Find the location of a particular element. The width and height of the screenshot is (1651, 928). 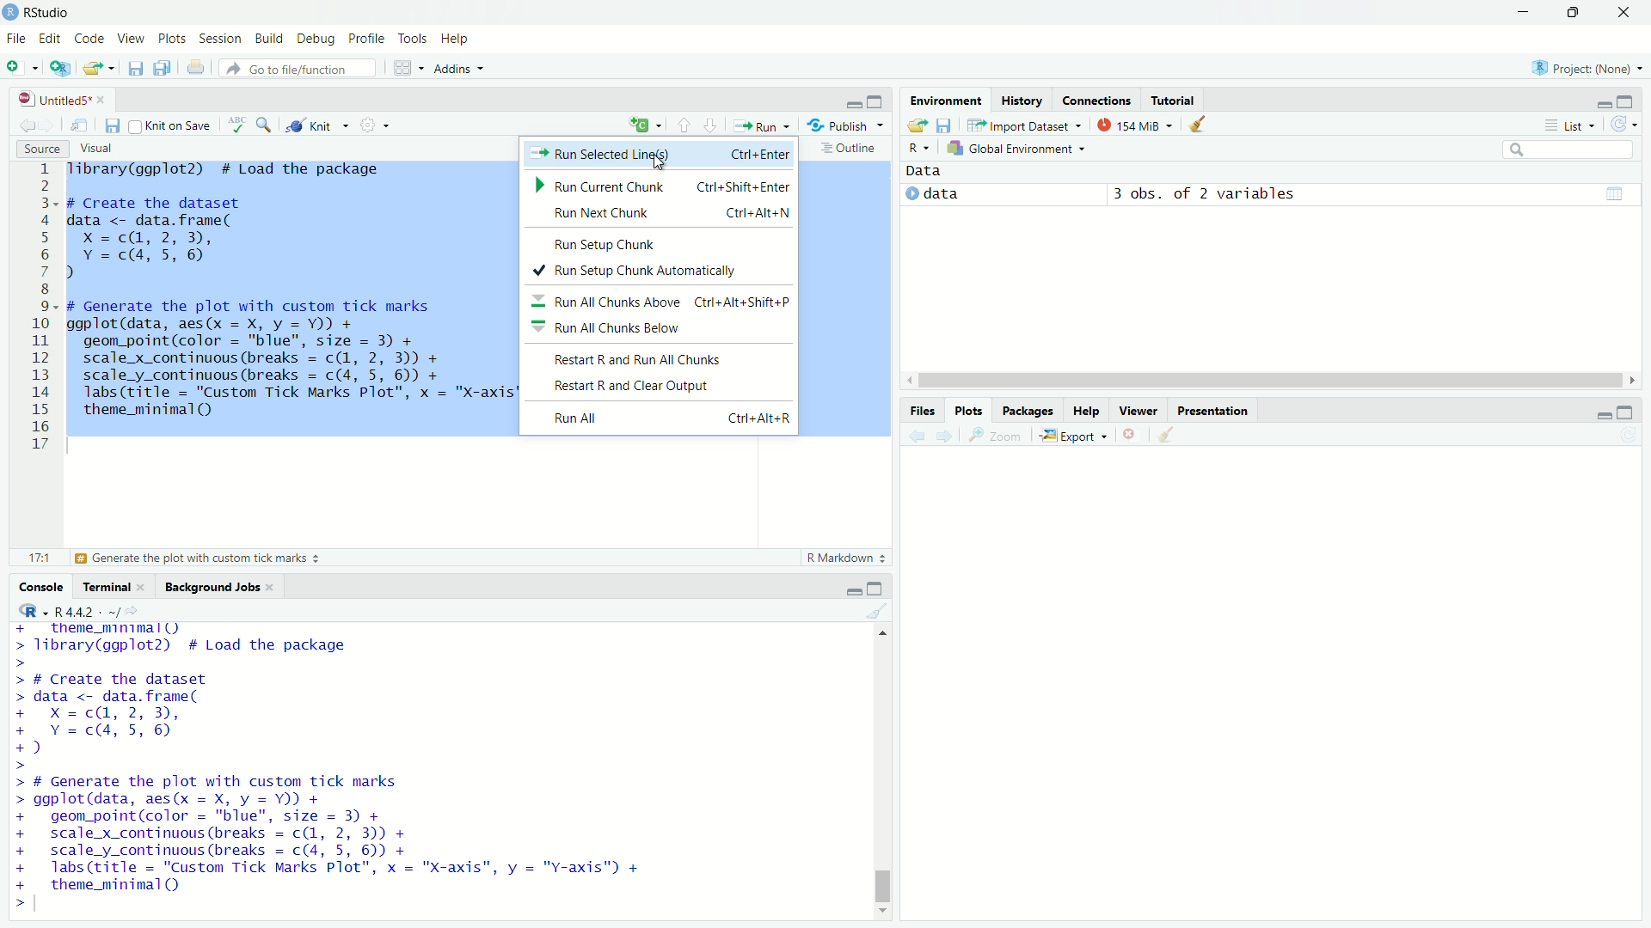

import dataset is located at coordinates (1027, 124).